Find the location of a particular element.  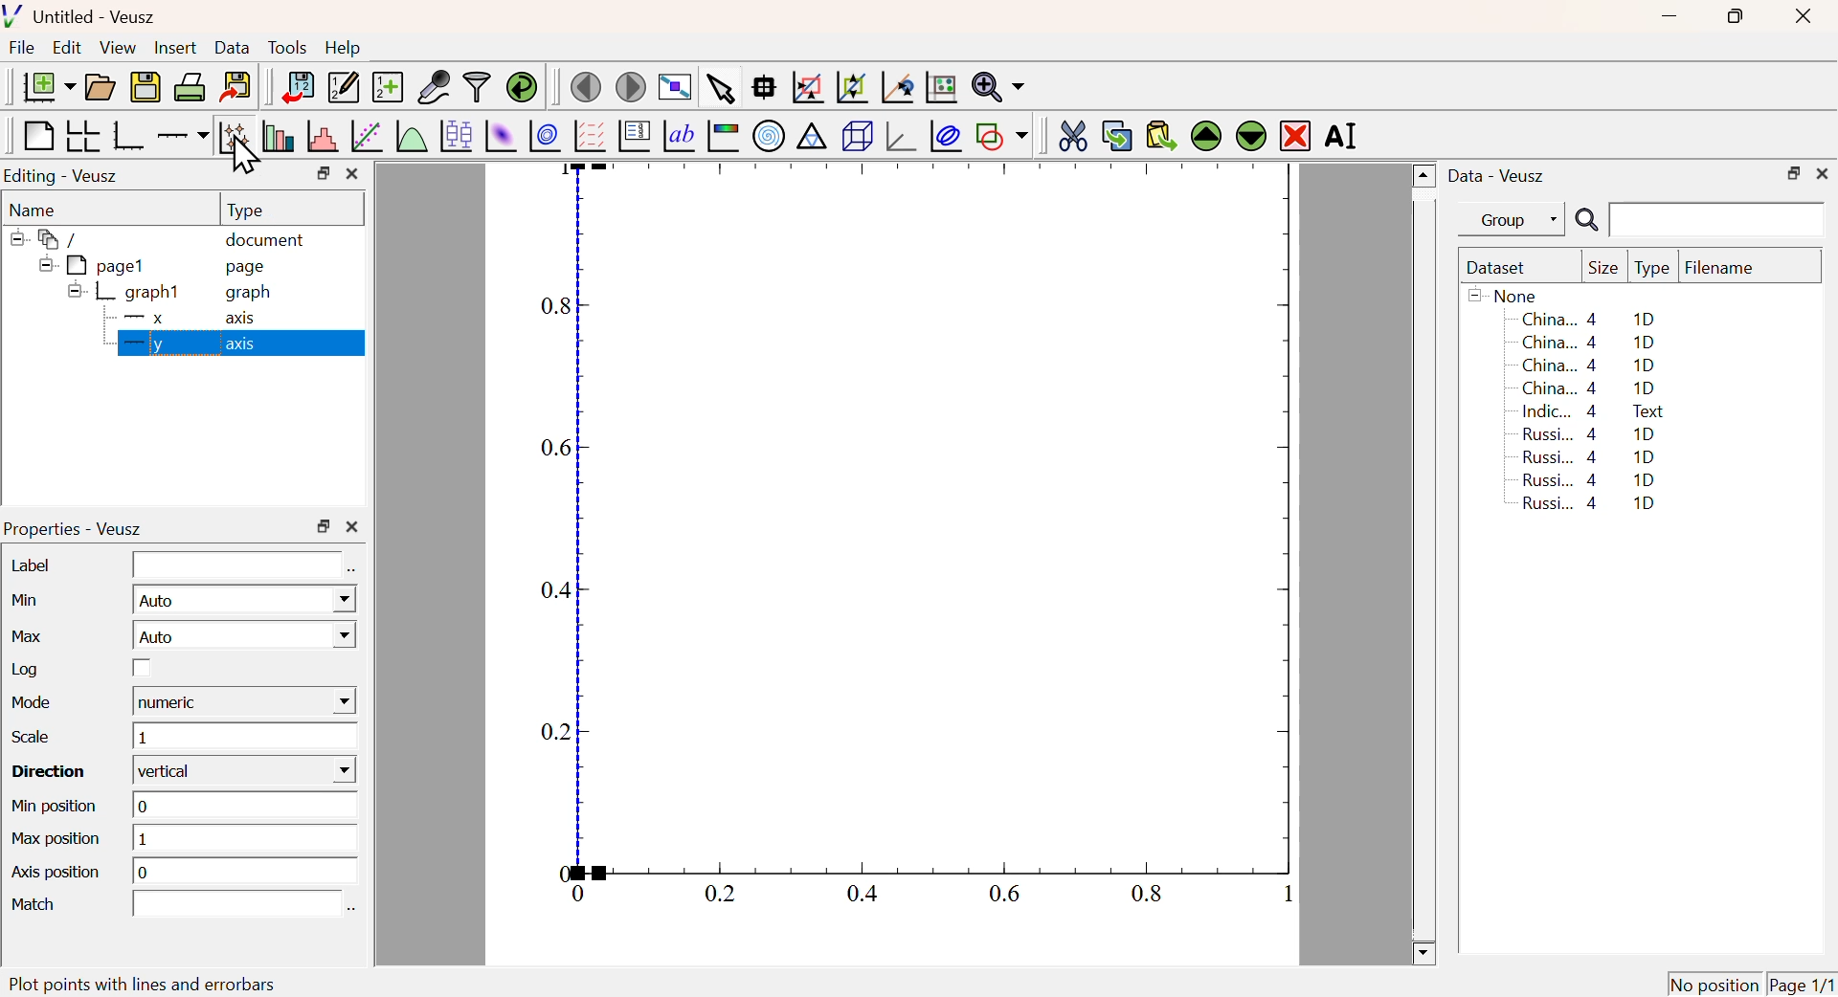

Zoom function menu is located at coordinates (998, 85).